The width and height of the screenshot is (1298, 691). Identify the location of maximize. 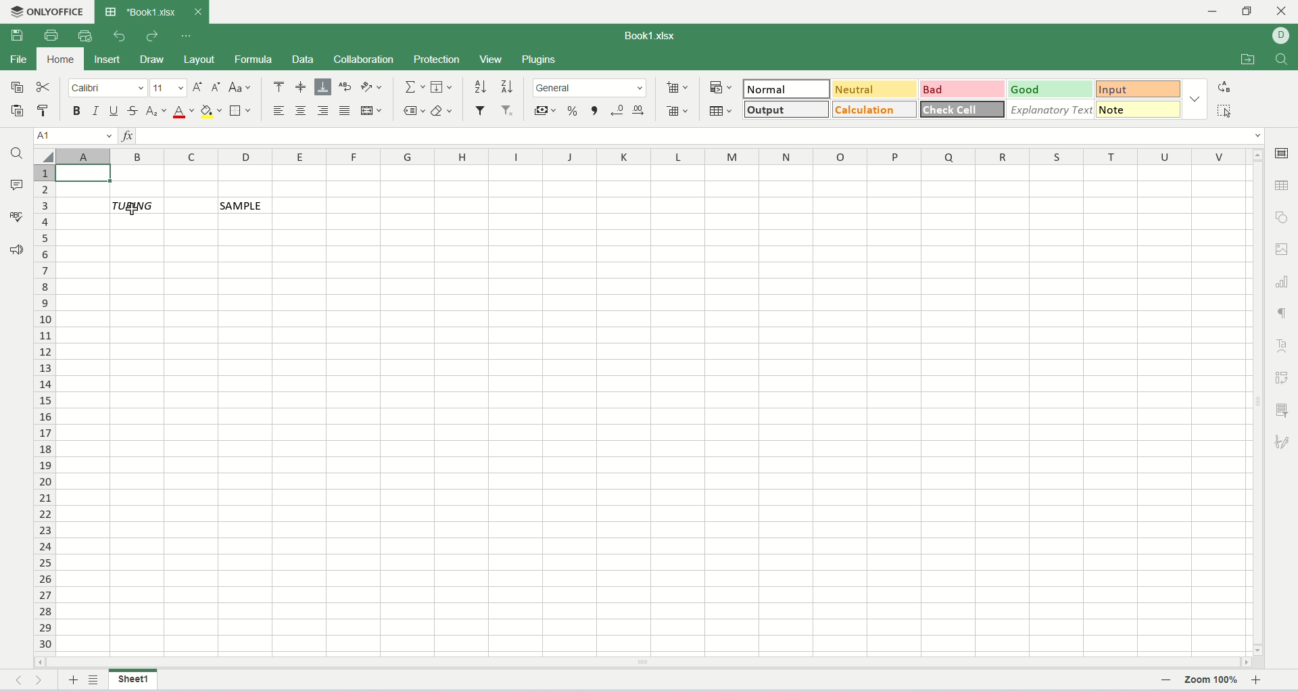
(1251, 13).